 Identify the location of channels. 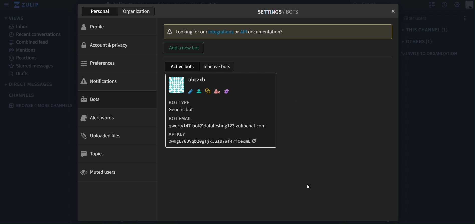
(25, 95).